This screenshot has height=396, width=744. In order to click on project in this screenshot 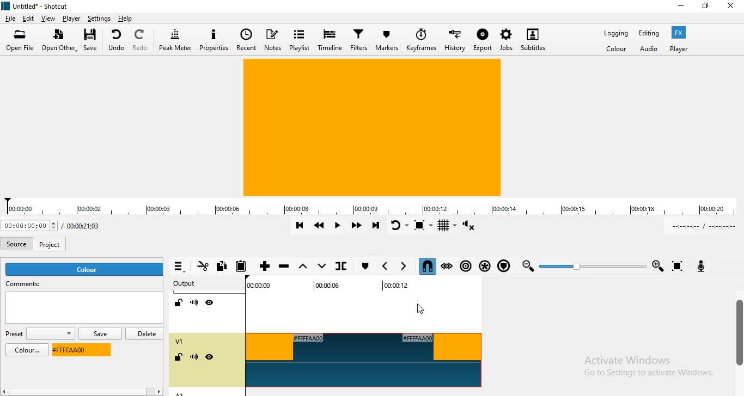, I will do `click(51, 242)`.